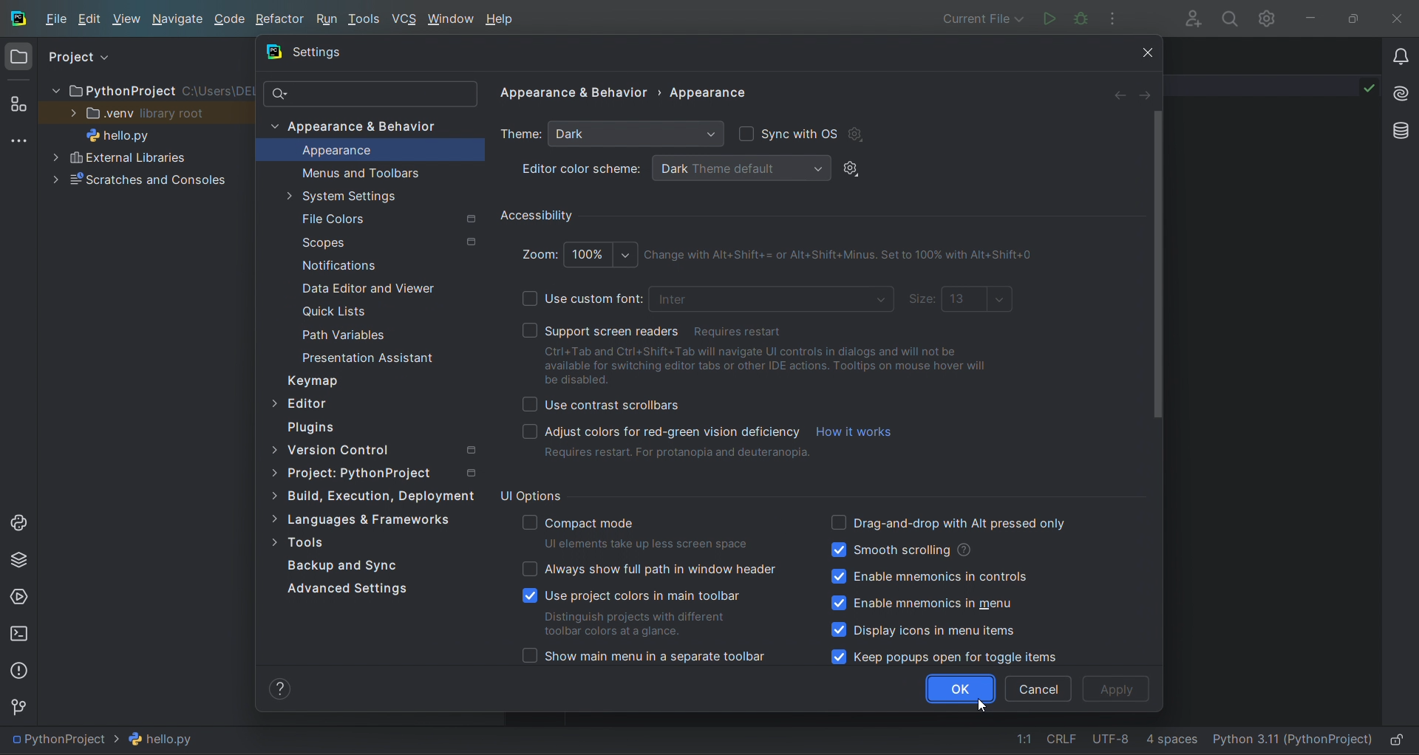  Describe the element at coordinates (772, 298) in the screenshot. I see `dropdown` at that location.